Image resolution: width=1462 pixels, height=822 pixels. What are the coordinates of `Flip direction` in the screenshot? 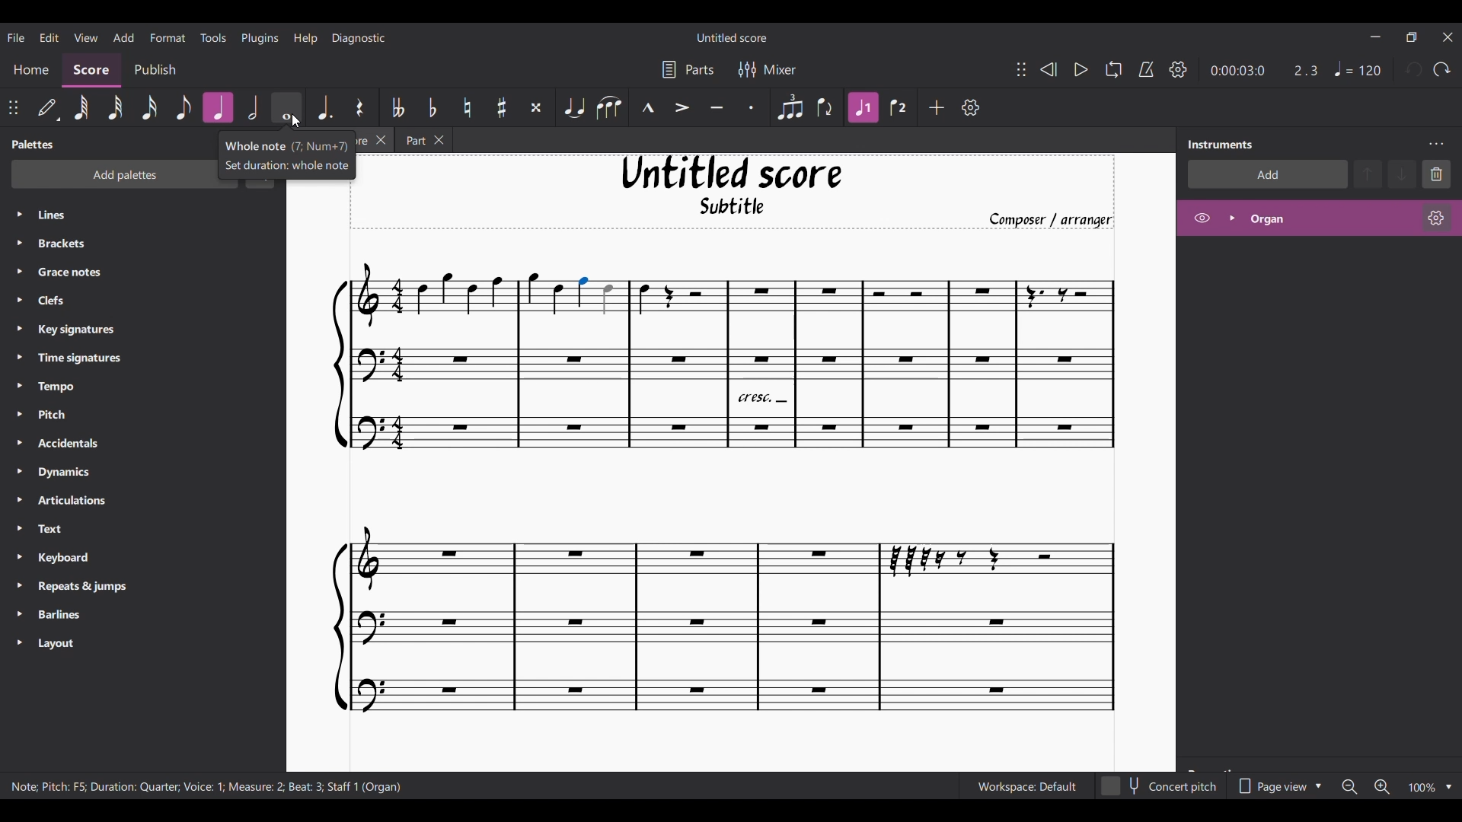 It's located at (825, 107).